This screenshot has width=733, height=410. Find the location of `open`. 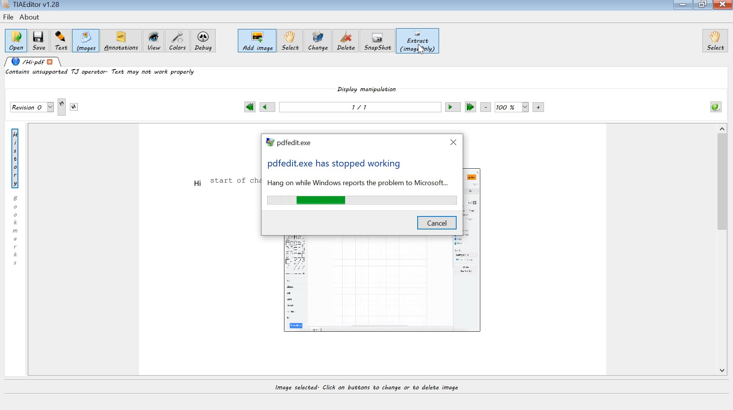

open is located at coordinates (16, 40).